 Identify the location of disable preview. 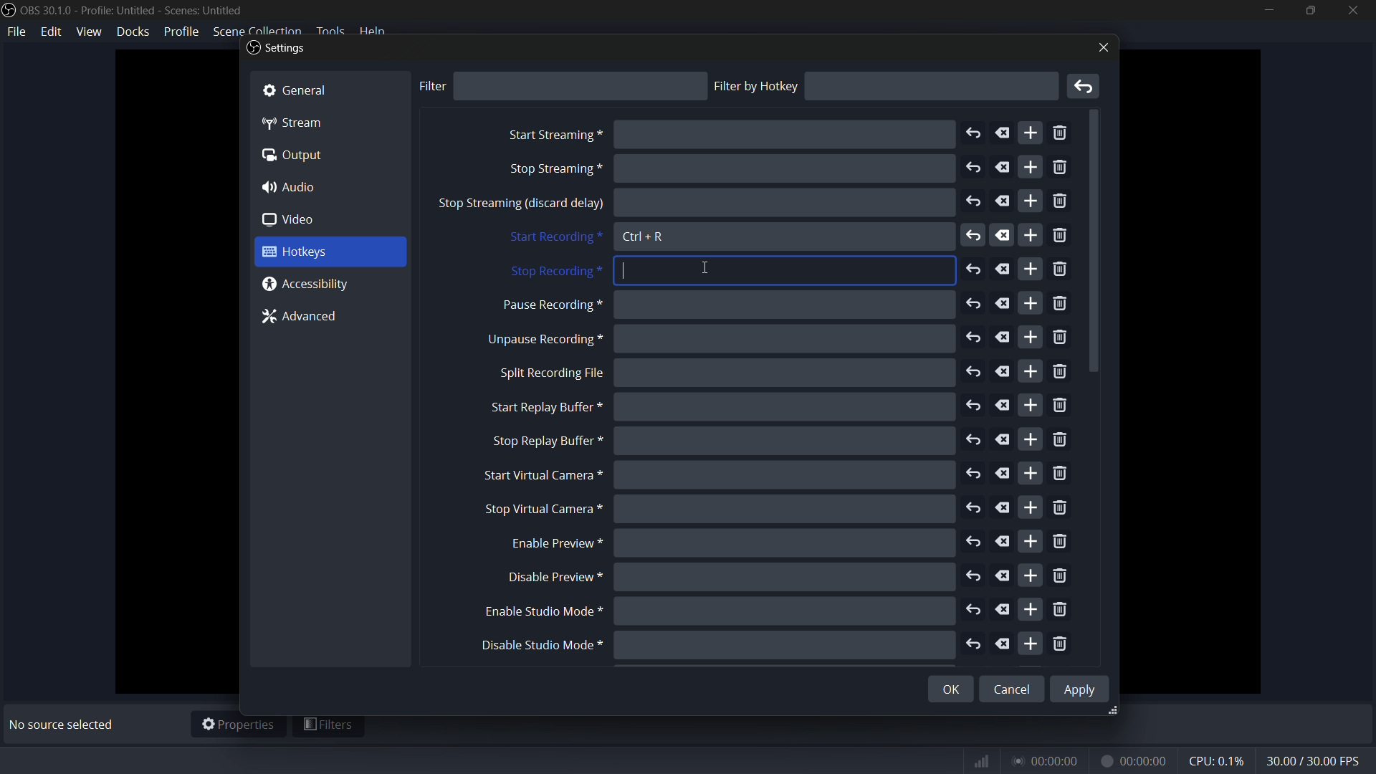
(555, 577).